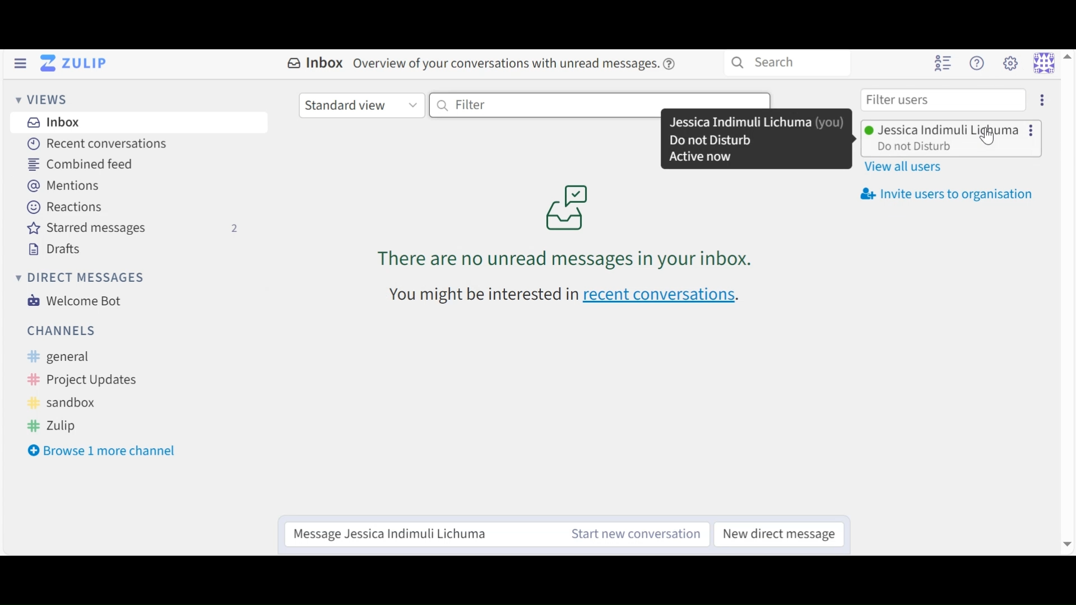 Image resolution: width=1076 pixels, height=605 pixels. Describe the element at coordinates (132, 228) in the screenshot. I see `Starred messages` at that location.